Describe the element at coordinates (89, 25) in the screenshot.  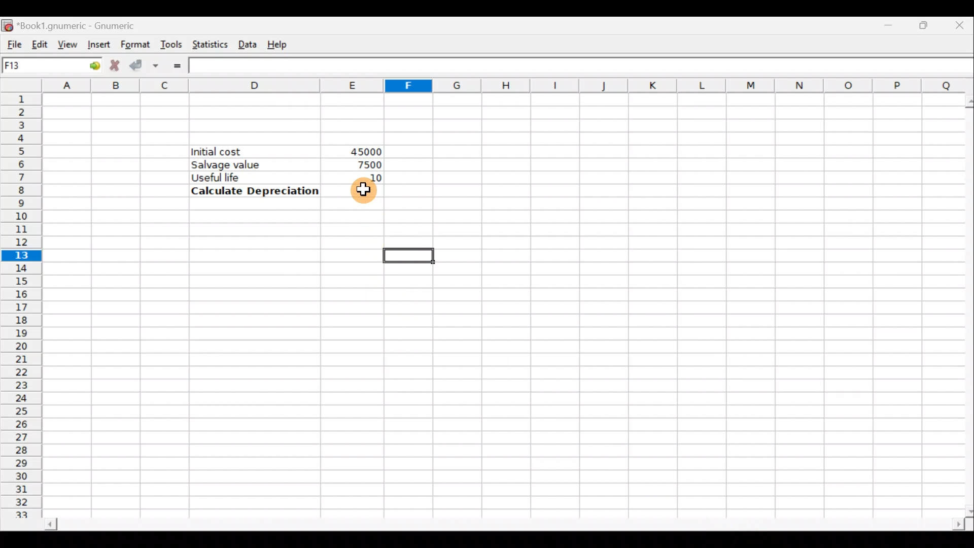
I see `*Book1.gnumeric - Gnumeric` at that location.